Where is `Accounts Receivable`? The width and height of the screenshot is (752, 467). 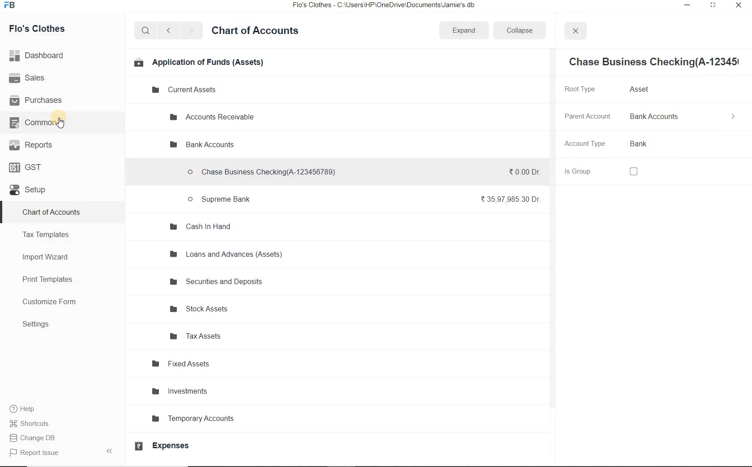
Accounts Receivable is located at coordinates (217, 116).